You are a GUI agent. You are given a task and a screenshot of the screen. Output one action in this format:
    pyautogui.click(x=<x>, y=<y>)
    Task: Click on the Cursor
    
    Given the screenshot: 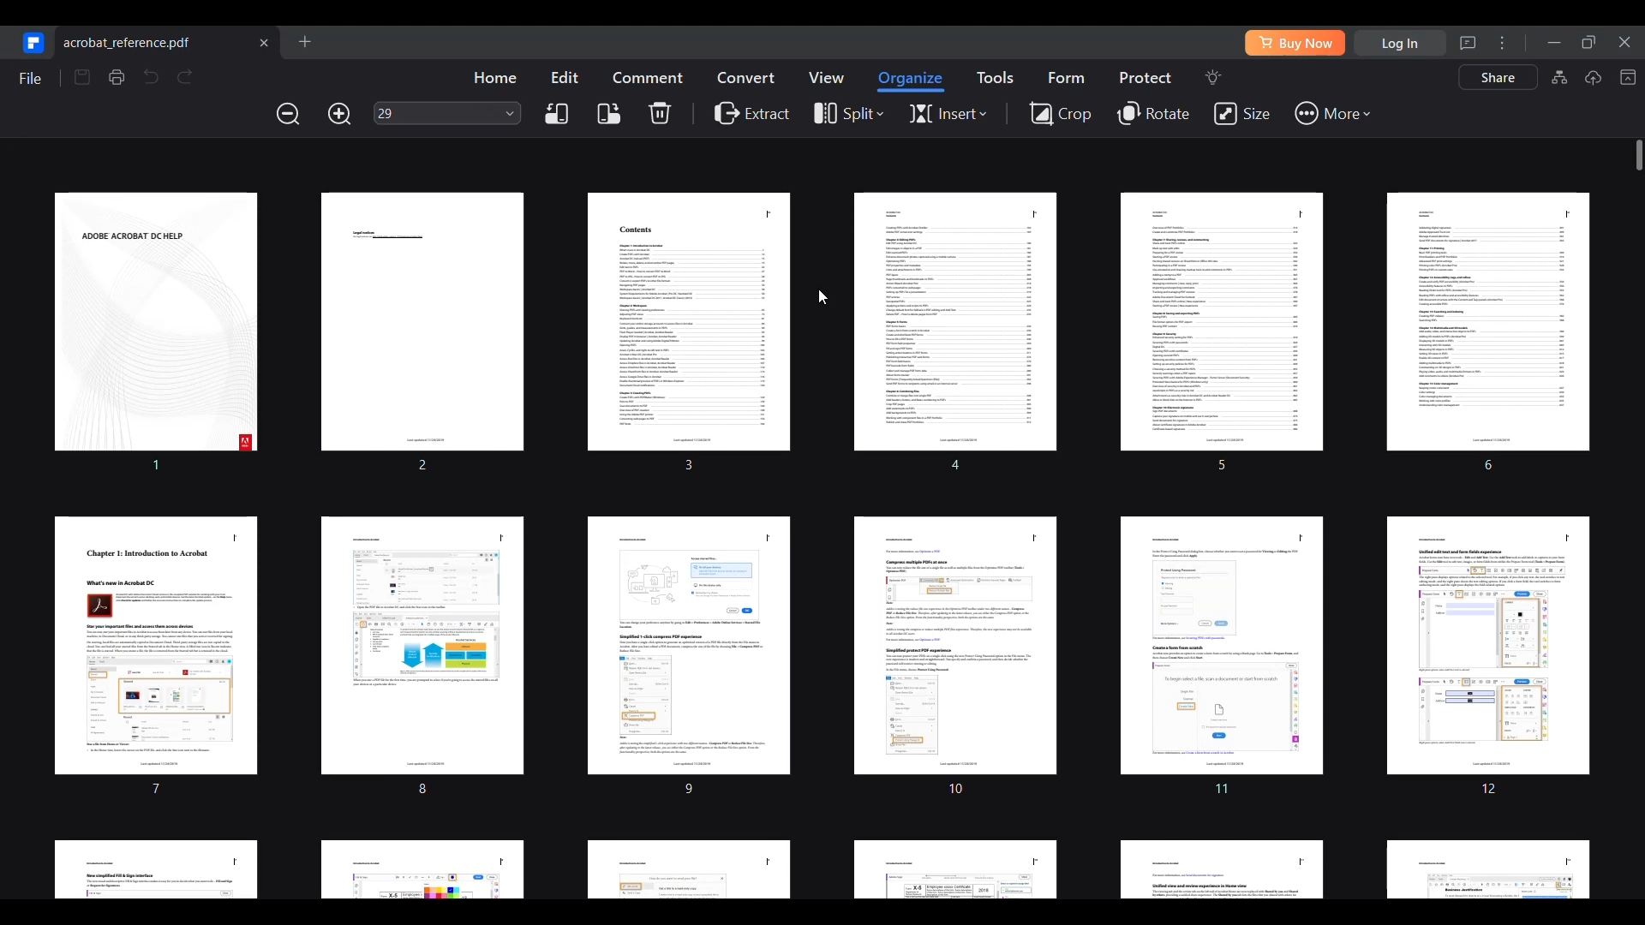 What is the action you would take?
    pyautogui.click(x=823, y=297)
    